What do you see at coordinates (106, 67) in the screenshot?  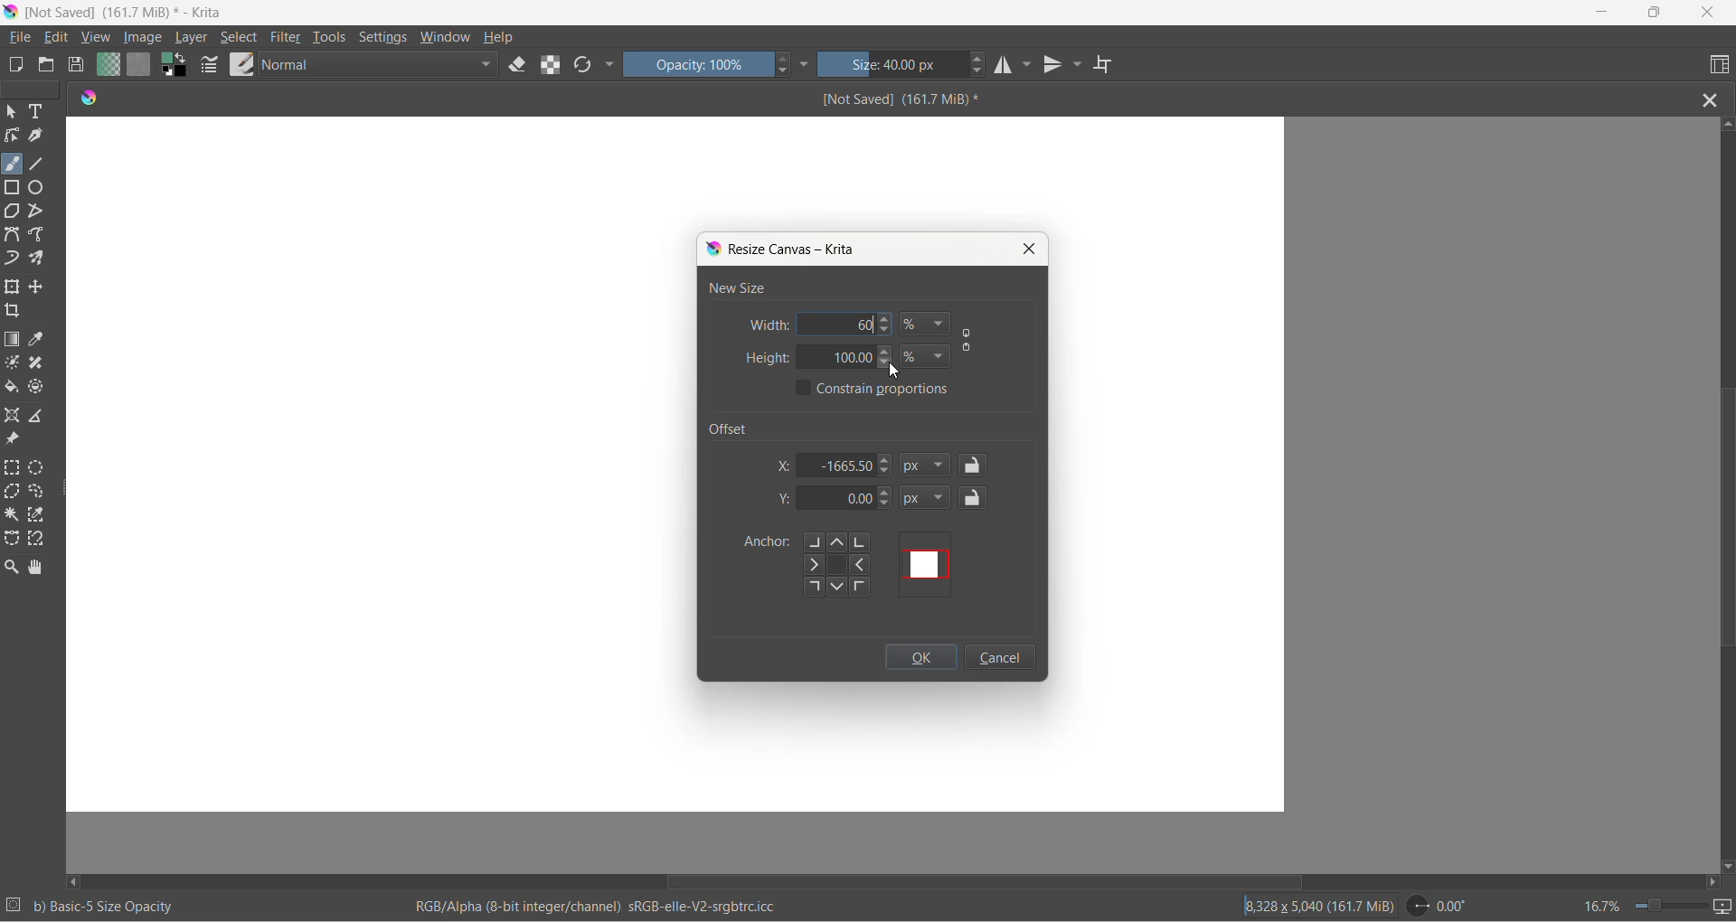 I see `fill gradient ` at bounding box center [106, 67].